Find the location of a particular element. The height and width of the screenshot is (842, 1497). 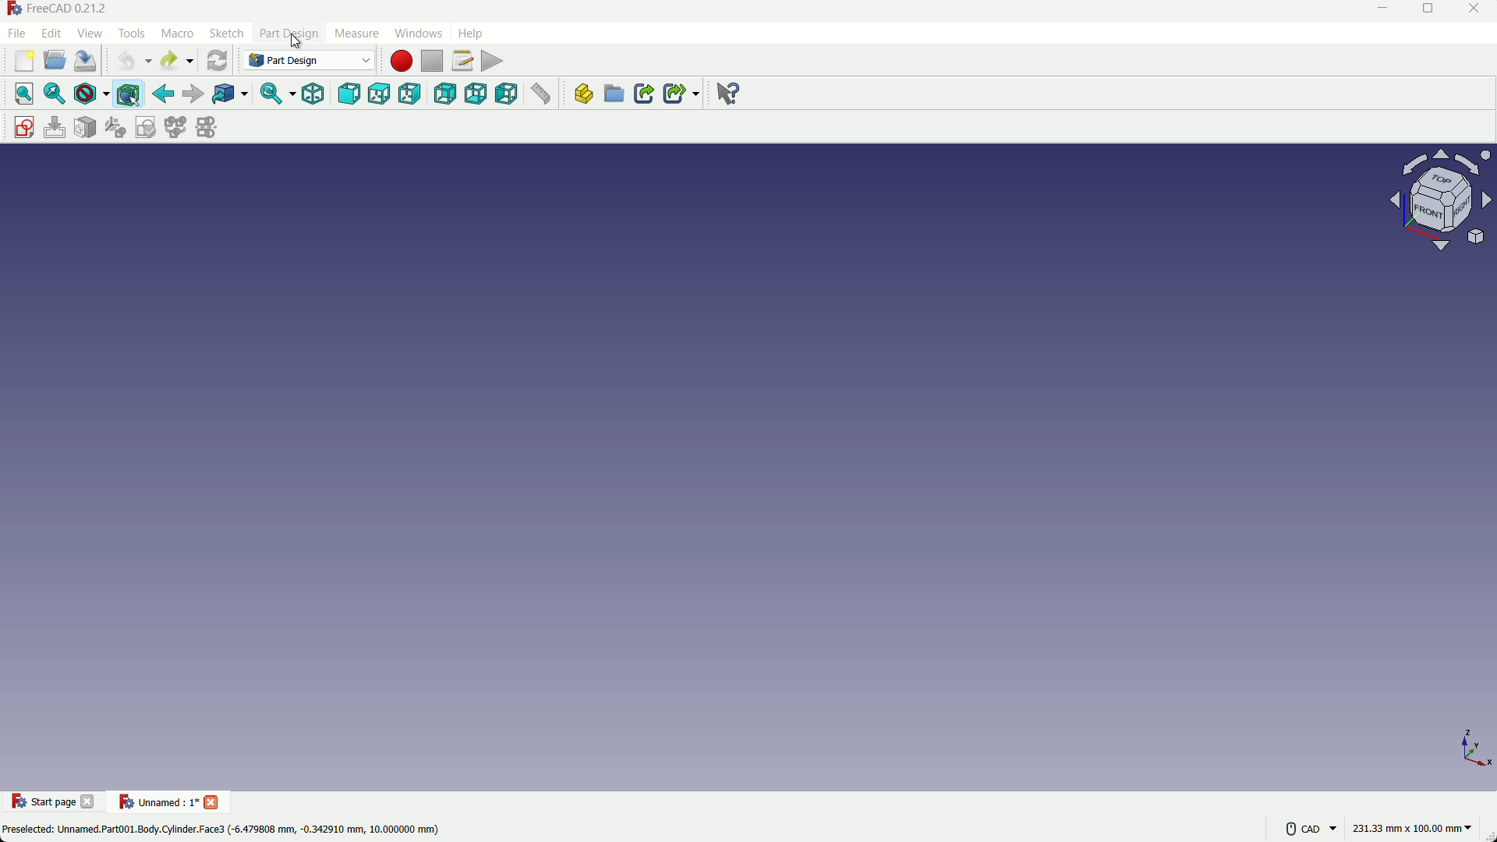

logo is located at coordinates (18, 799).